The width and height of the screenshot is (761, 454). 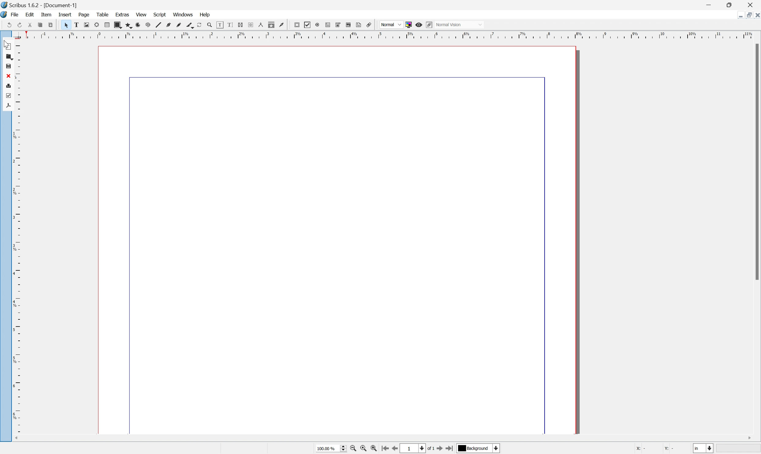 What do you see at coordinates (29, 24) in the screenshot?
I see `save` at bounding box center [29, 24].